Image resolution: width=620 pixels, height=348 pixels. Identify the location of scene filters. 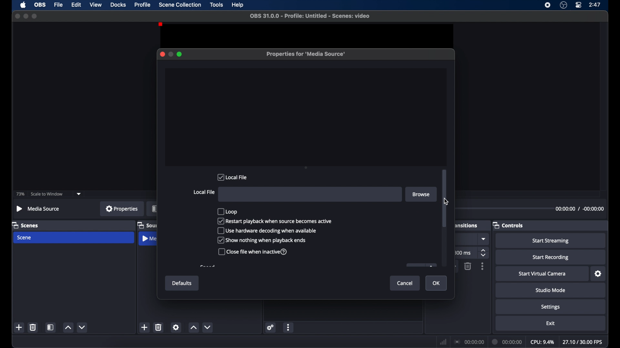
(51, 327).